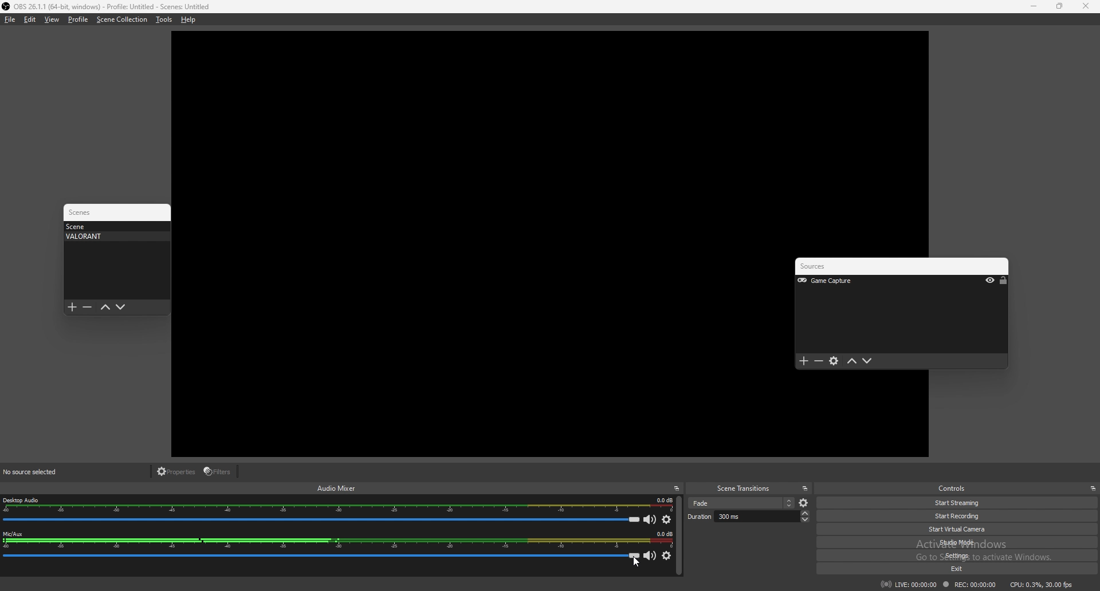 The image size is (1100, 591). Describe the element at coordinates (650, 519) in the screenshot. I see `mute desktop audio` at that location.